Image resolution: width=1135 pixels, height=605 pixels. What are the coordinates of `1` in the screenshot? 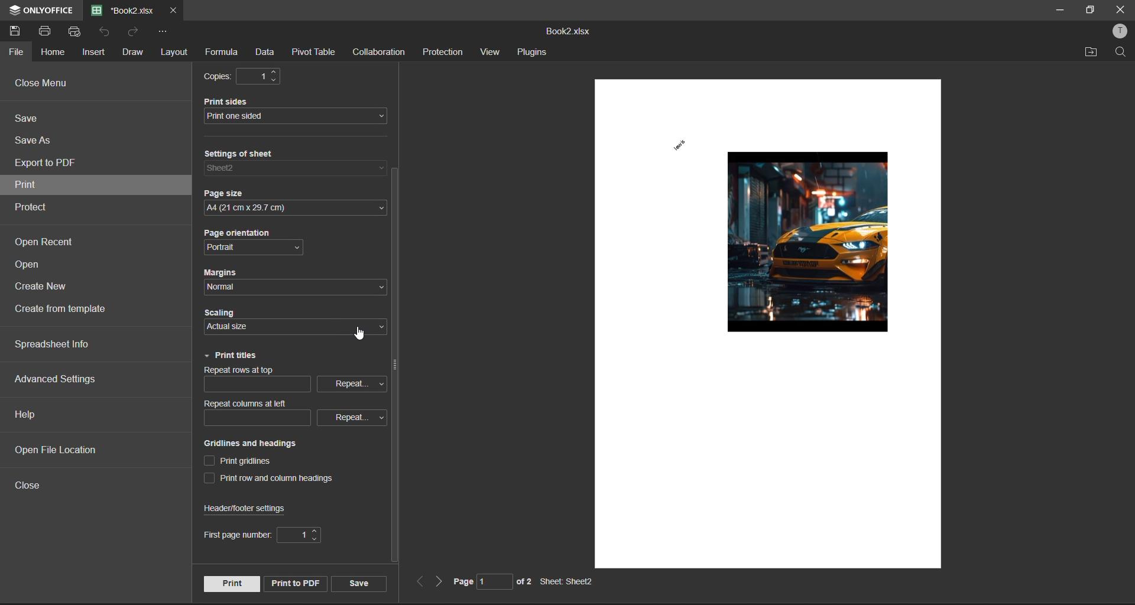 It's located at (262, 76).